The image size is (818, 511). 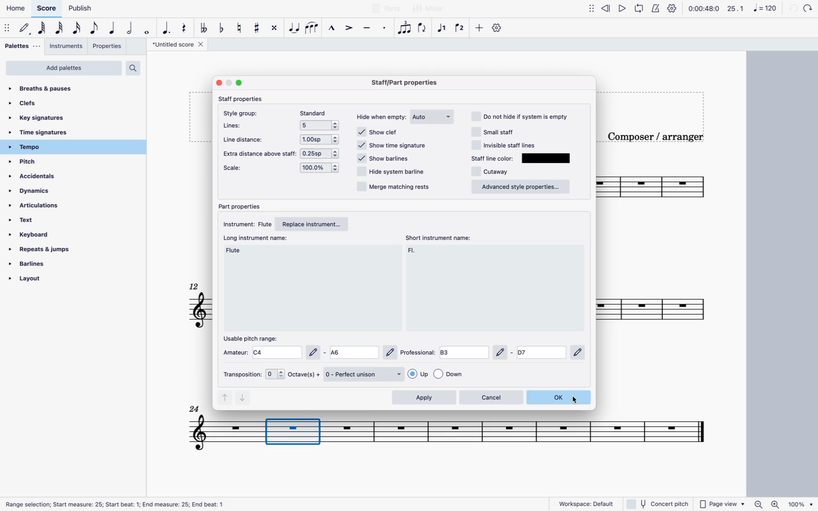 I want to click on staff line color, so click(x=493, y=158).